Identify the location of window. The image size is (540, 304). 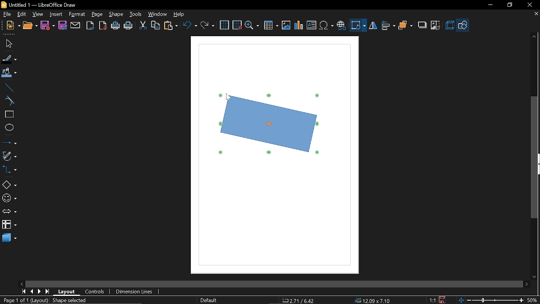
(158, 15).